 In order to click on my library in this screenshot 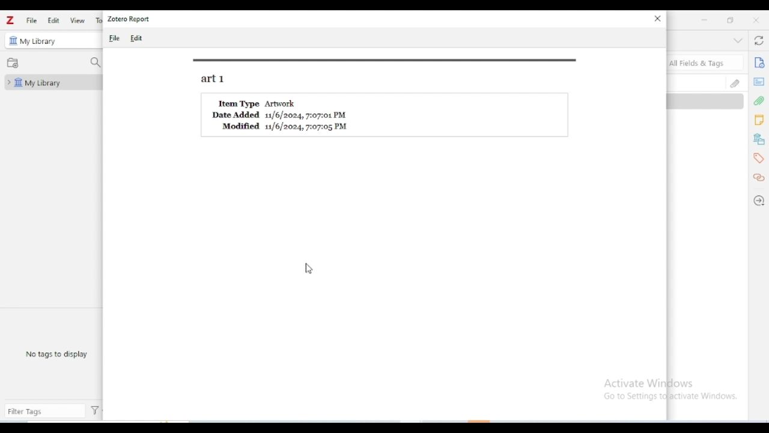, I will do `click(38, 41)`.